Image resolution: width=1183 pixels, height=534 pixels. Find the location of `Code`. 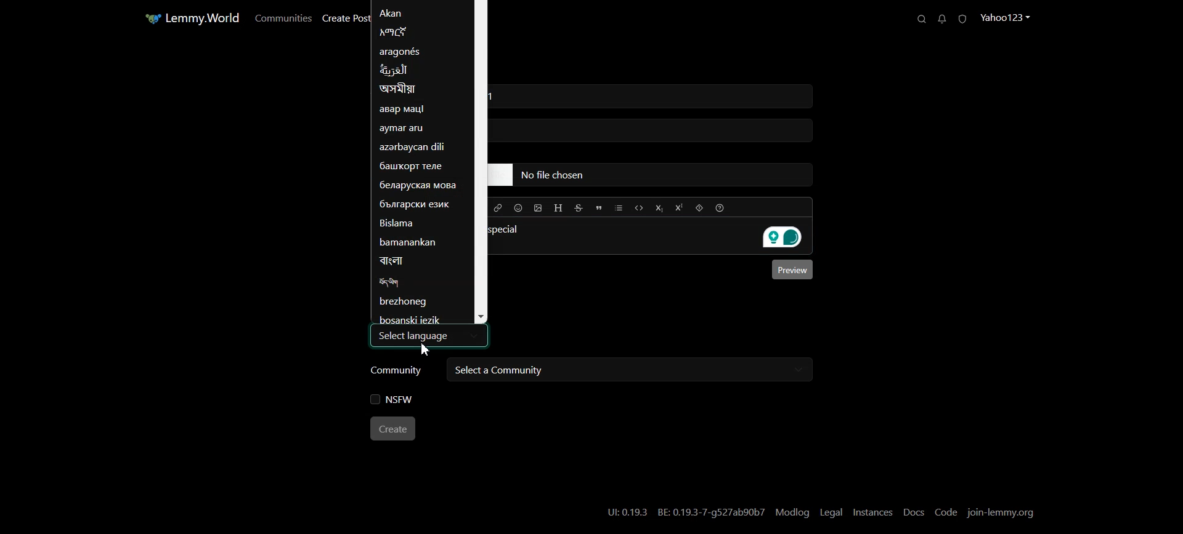

Code is located at coordinates (640, 207).